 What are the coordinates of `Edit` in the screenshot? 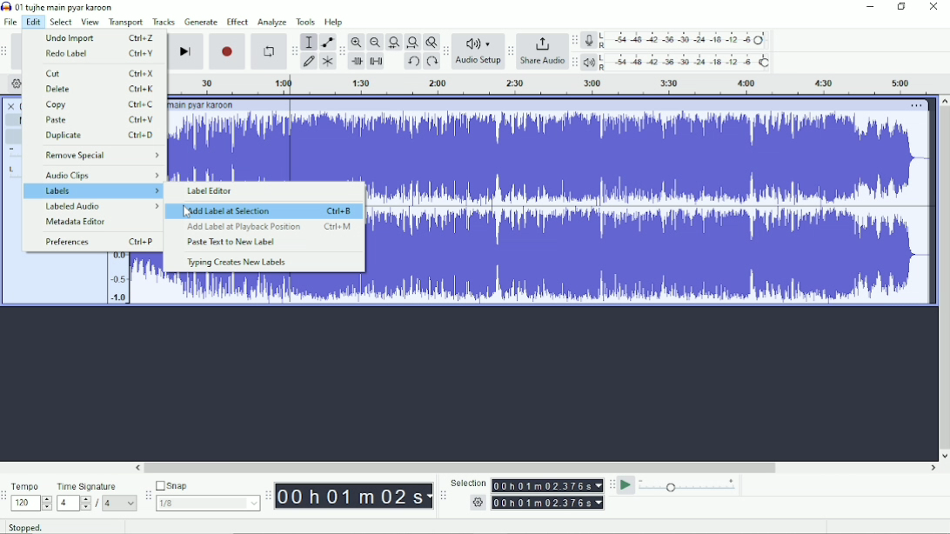 It's located at (33, 23).